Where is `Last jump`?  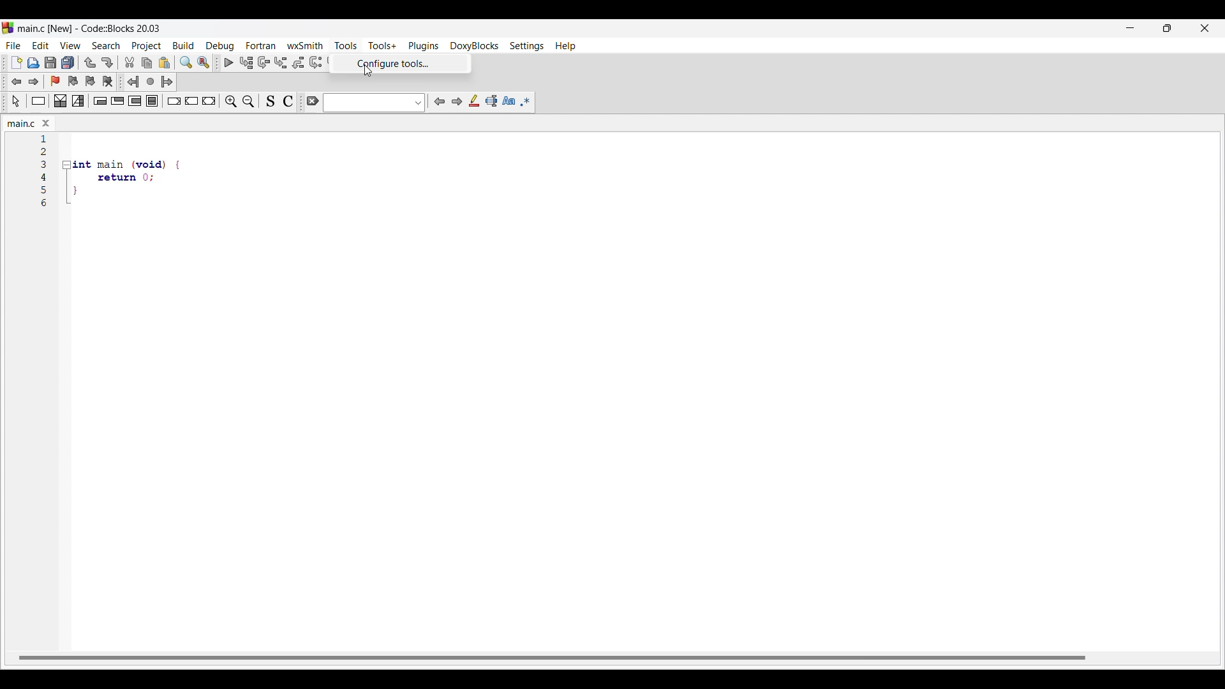
Last jump is located at coordinates (151, 82).